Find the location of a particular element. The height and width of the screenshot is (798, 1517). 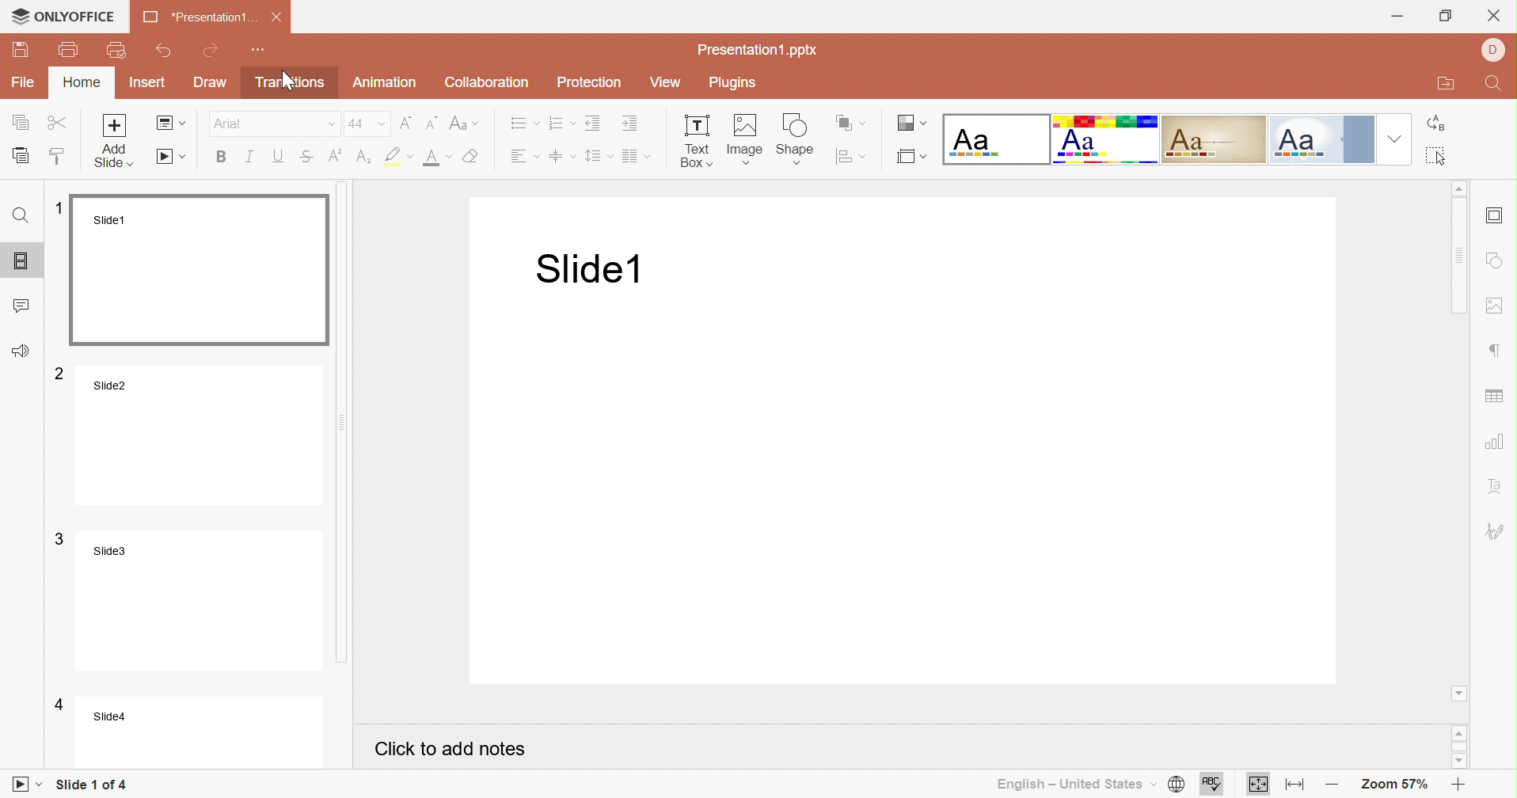

Align shape is located at coordinates (850, 156).